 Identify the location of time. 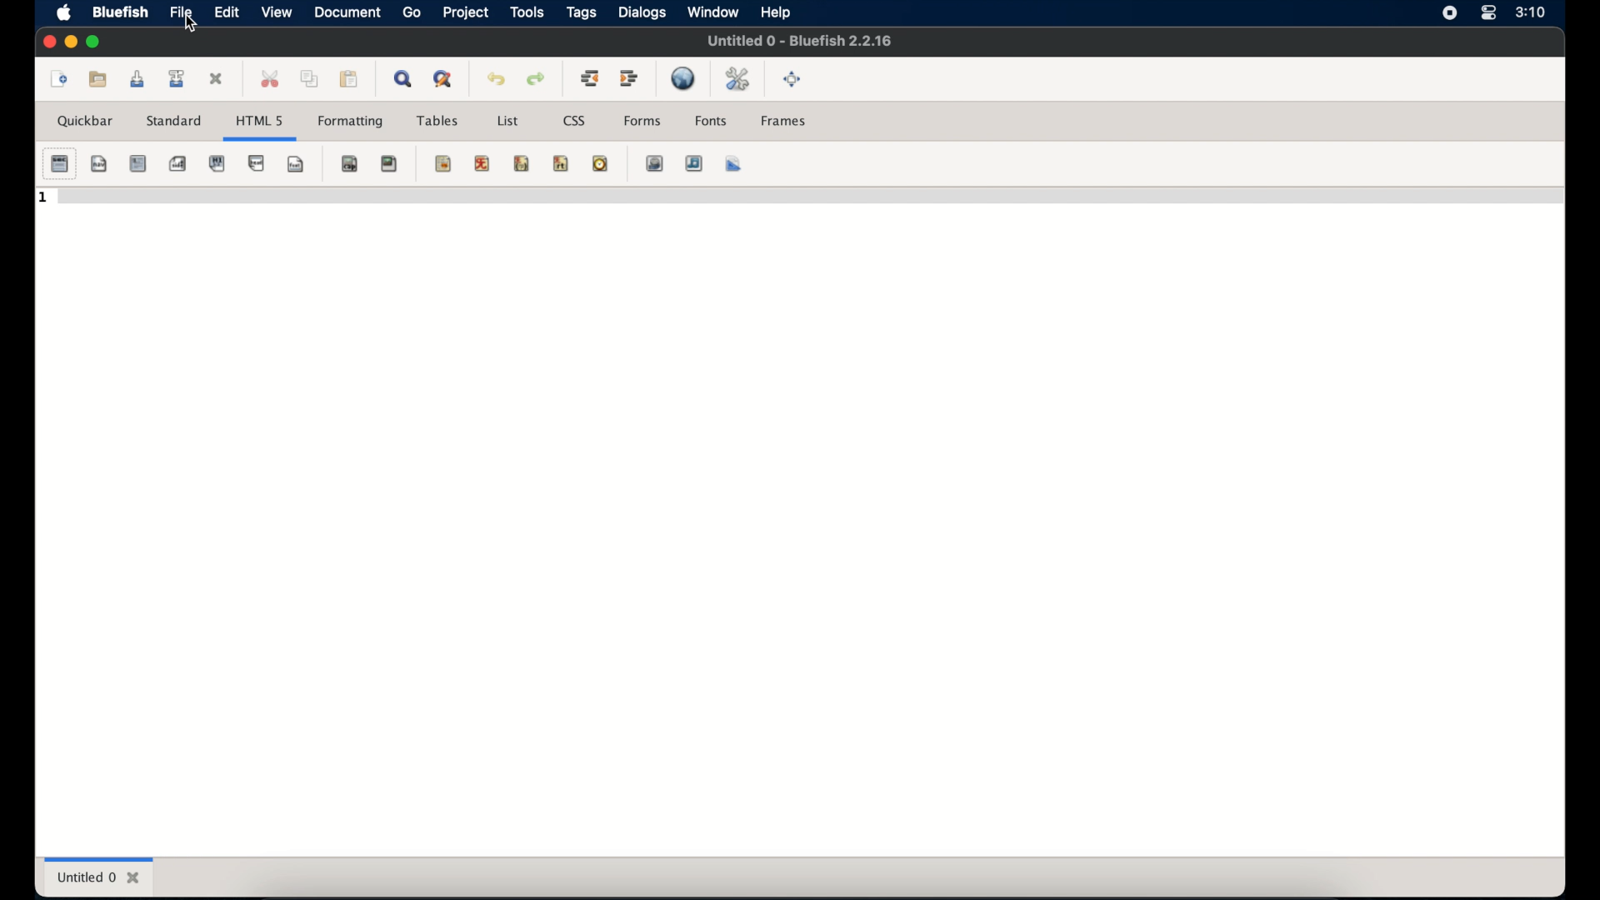
(600, 163).